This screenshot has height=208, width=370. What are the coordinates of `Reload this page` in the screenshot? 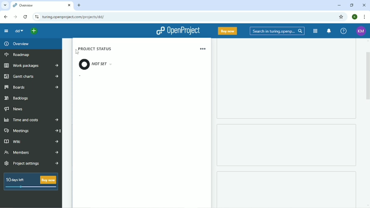 It's located at (26, 17).